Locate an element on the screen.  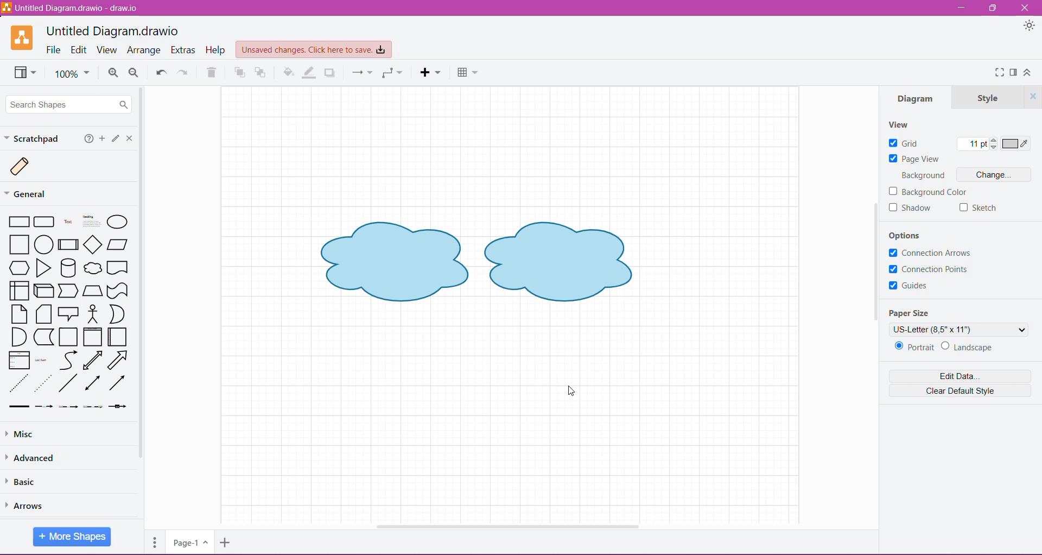
100% is located at coordinates (72, 74).